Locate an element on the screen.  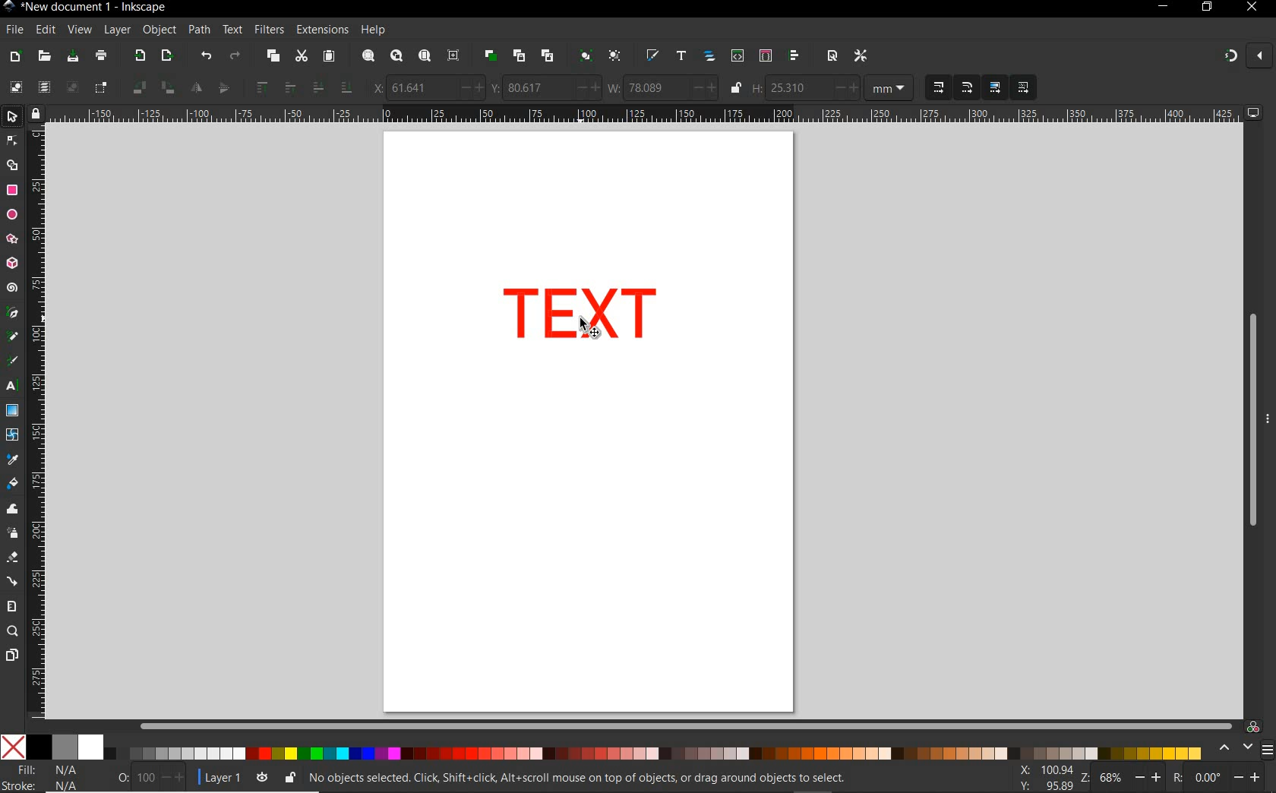
width of selection is located at coordinates (662, 87).